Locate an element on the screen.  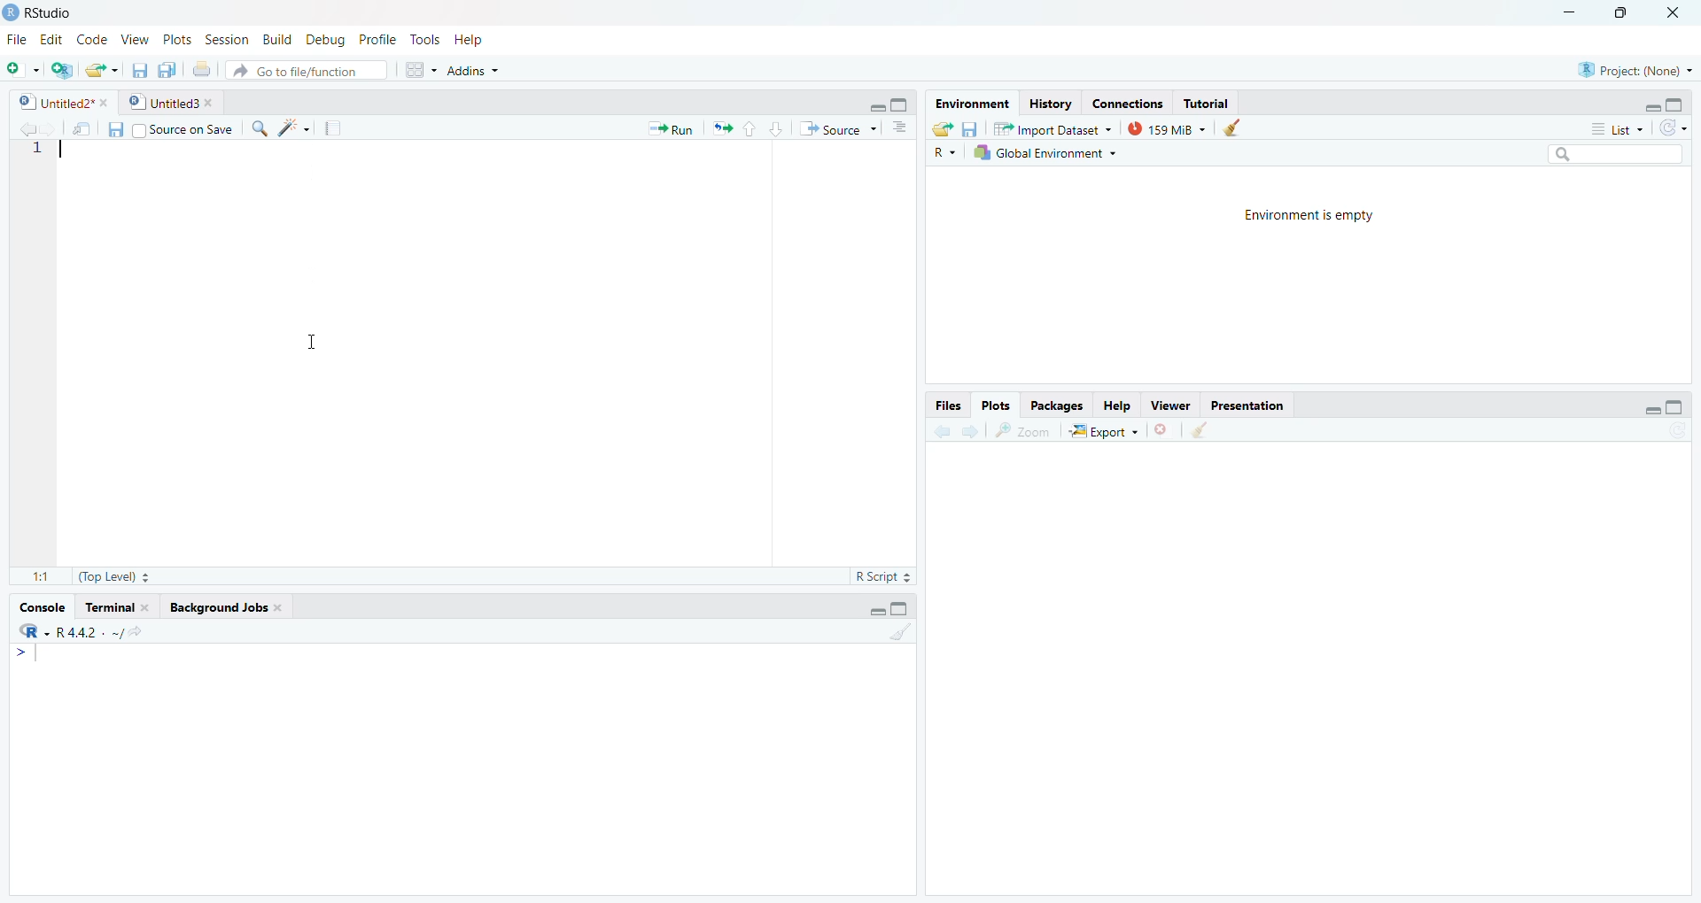
Go to file/function is located at coordinates (308, 71).